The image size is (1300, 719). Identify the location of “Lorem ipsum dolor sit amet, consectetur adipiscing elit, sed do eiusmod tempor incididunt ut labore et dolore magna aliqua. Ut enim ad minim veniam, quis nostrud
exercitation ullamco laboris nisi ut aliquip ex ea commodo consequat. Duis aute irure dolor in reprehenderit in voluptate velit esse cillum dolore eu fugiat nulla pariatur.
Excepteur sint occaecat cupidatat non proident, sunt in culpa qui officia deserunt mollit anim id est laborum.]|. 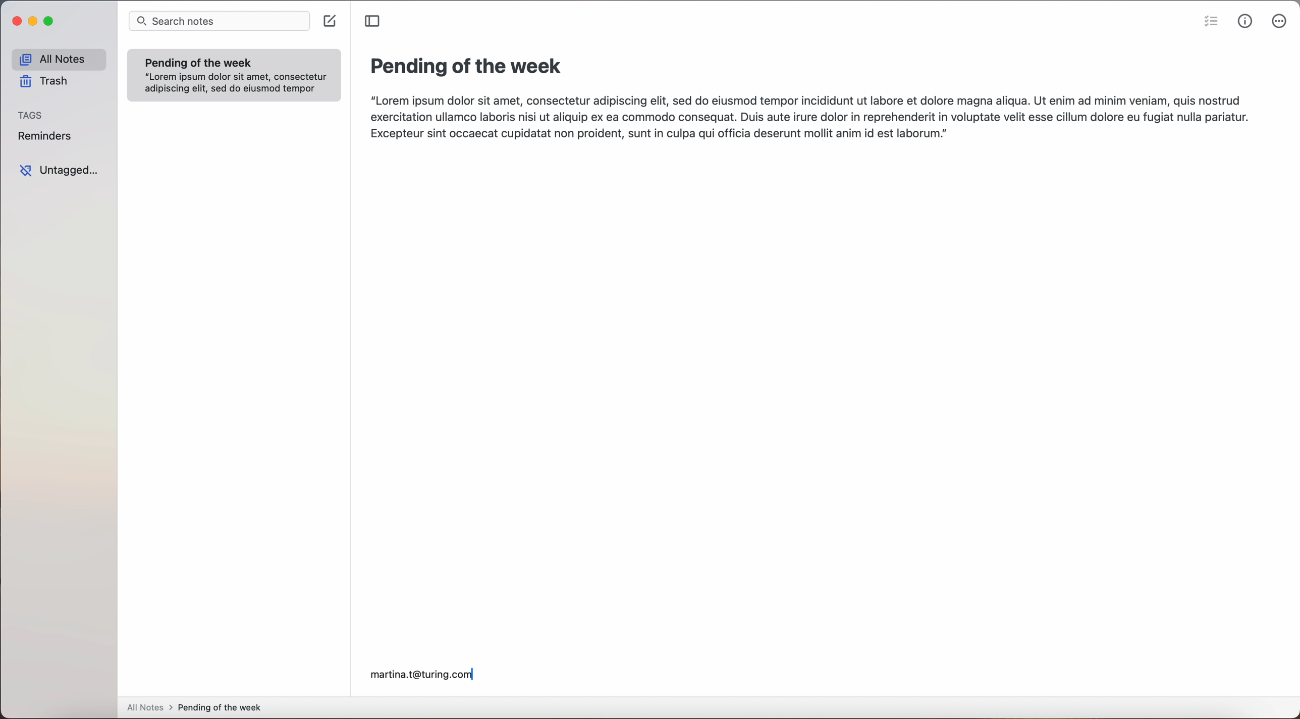
(811, 120).